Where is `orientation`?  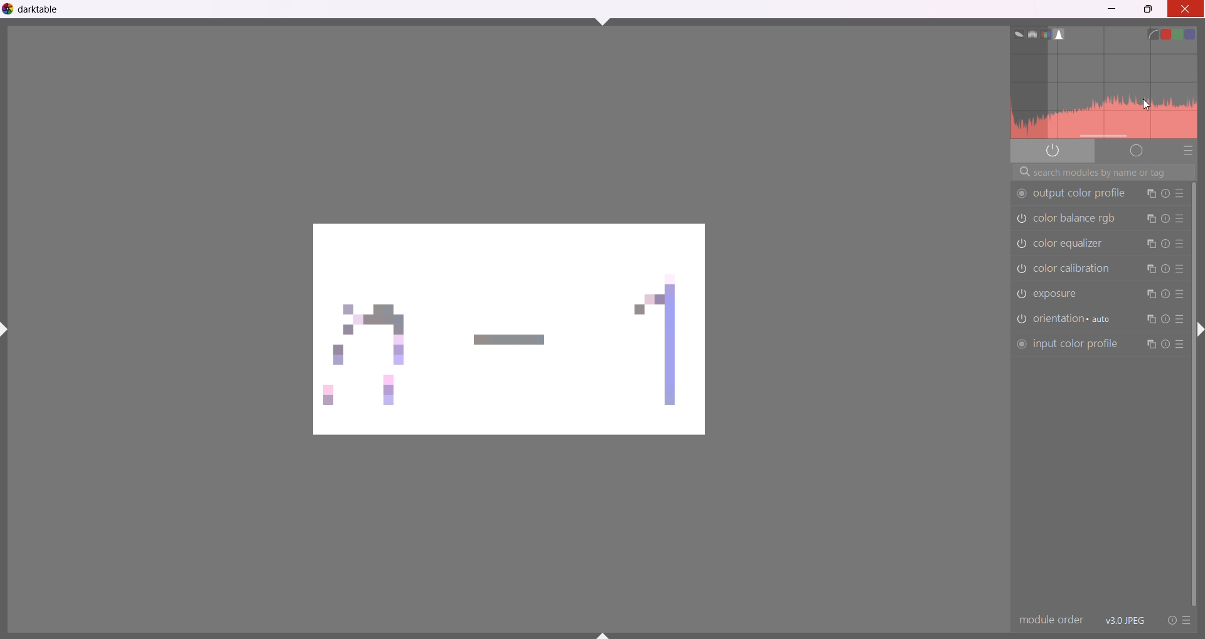
orientation is located at coordinates (1076, 319).